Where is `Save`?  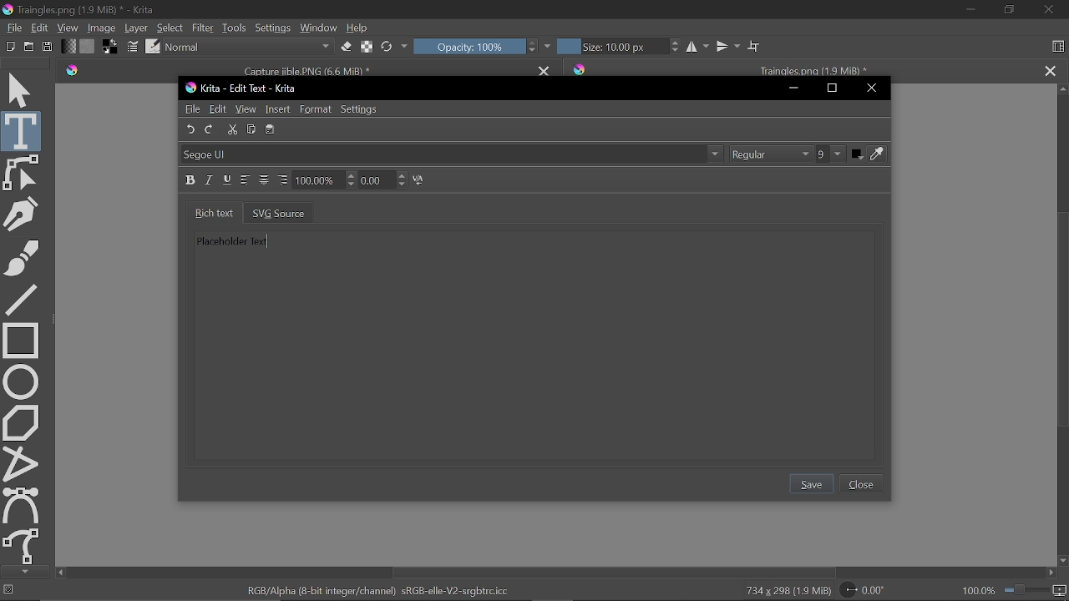
Save is located at coordinates (48, 45).